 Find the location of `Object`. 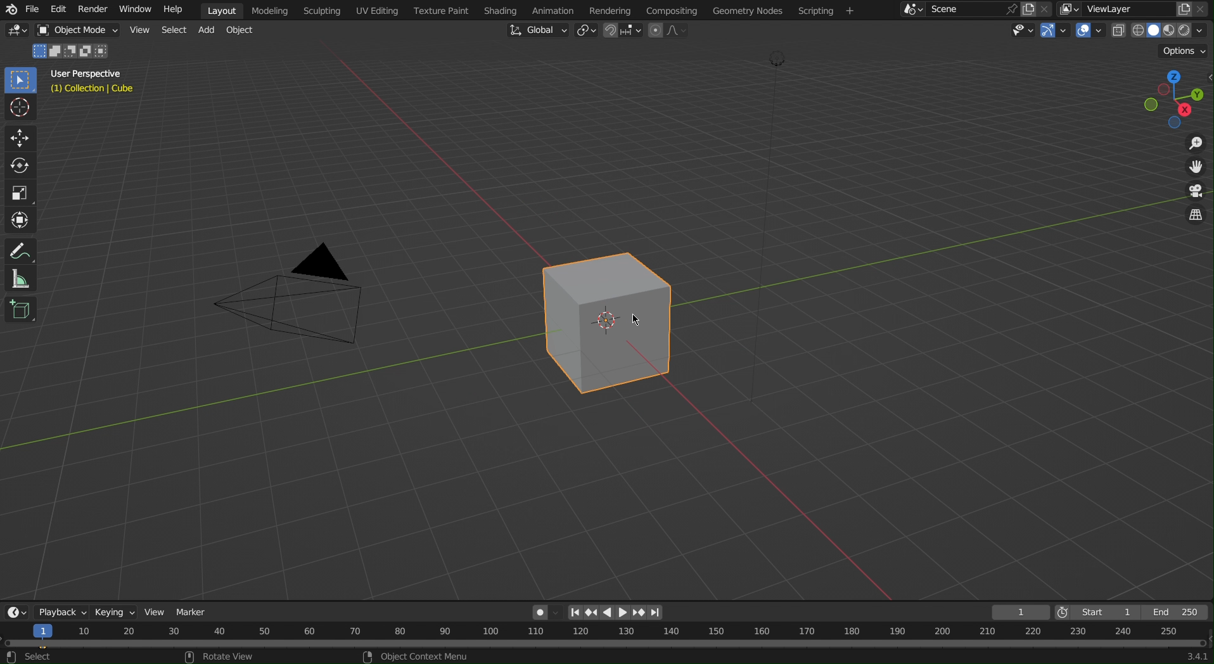

Object is located at coordinates (240, 29).